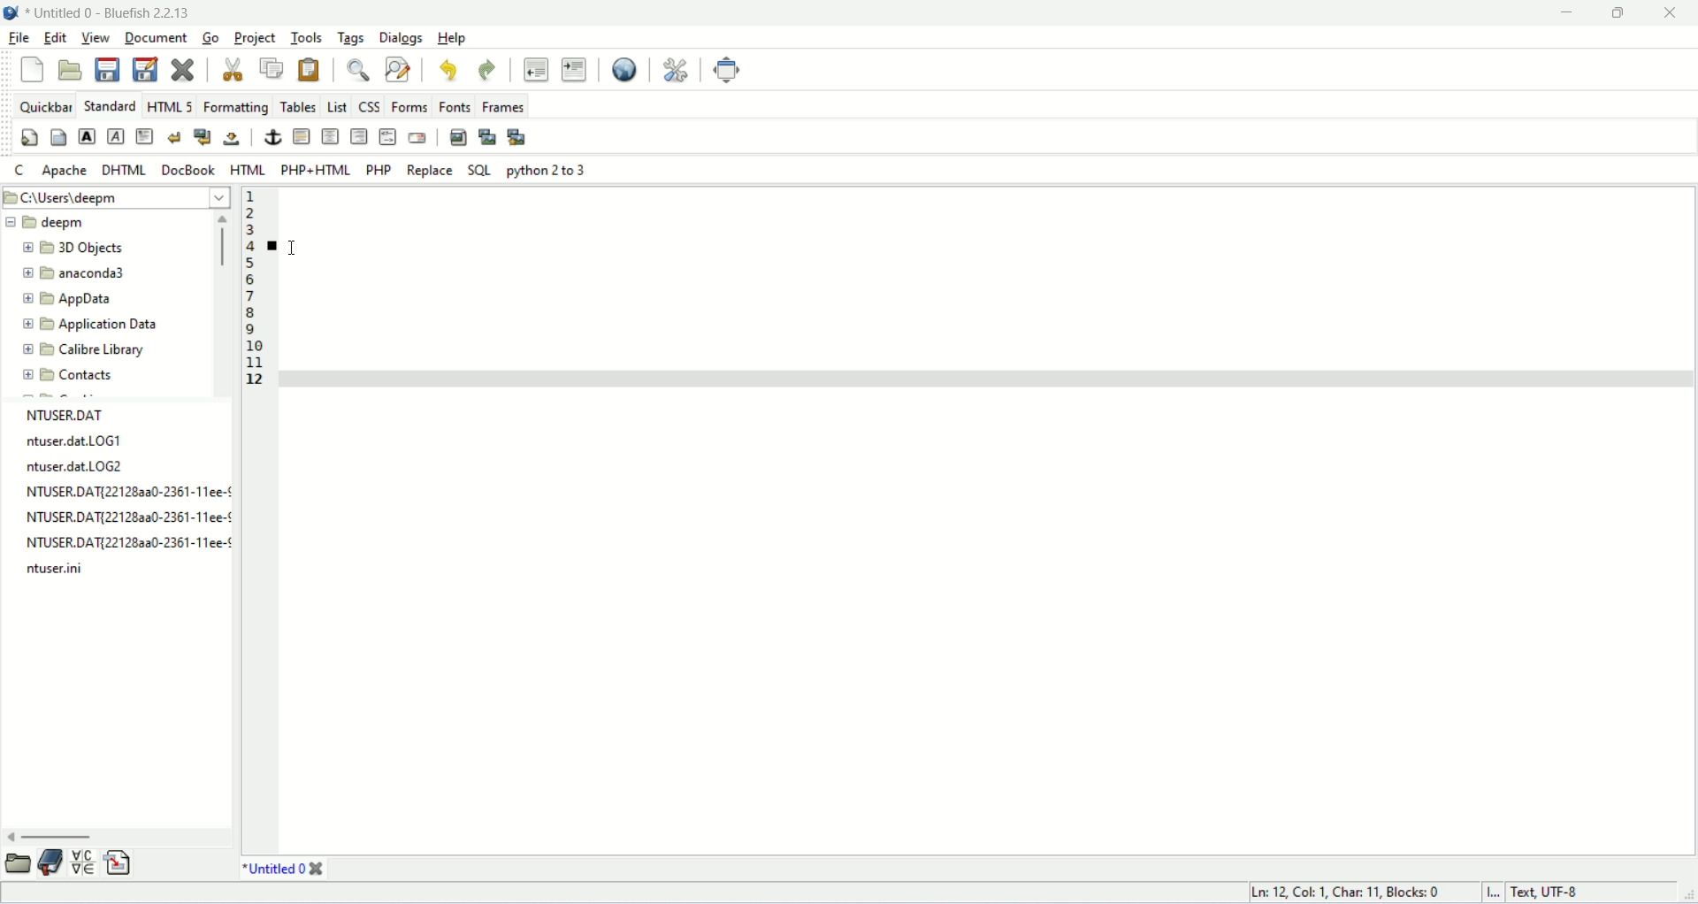  What do you see at coordinates (537, 68) in the screenshot?
I see `unindent` at bounding box center [537, 68].